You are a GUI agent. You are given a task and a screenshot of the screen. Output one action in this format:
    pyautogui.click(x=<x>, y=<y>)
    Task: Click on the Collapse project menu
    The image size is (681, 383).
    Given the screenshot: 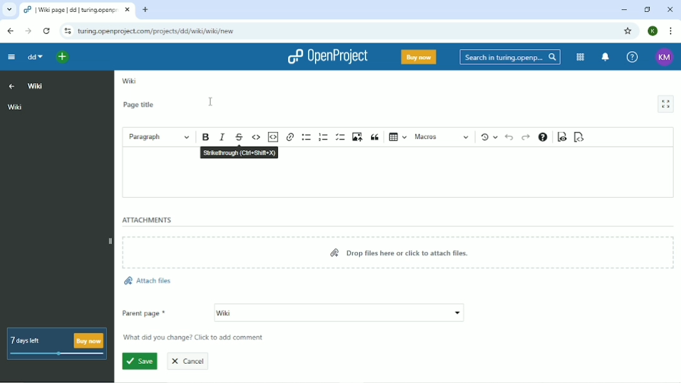 What is the action you would take?
    pyautogui.click(x=11, y=58)
    